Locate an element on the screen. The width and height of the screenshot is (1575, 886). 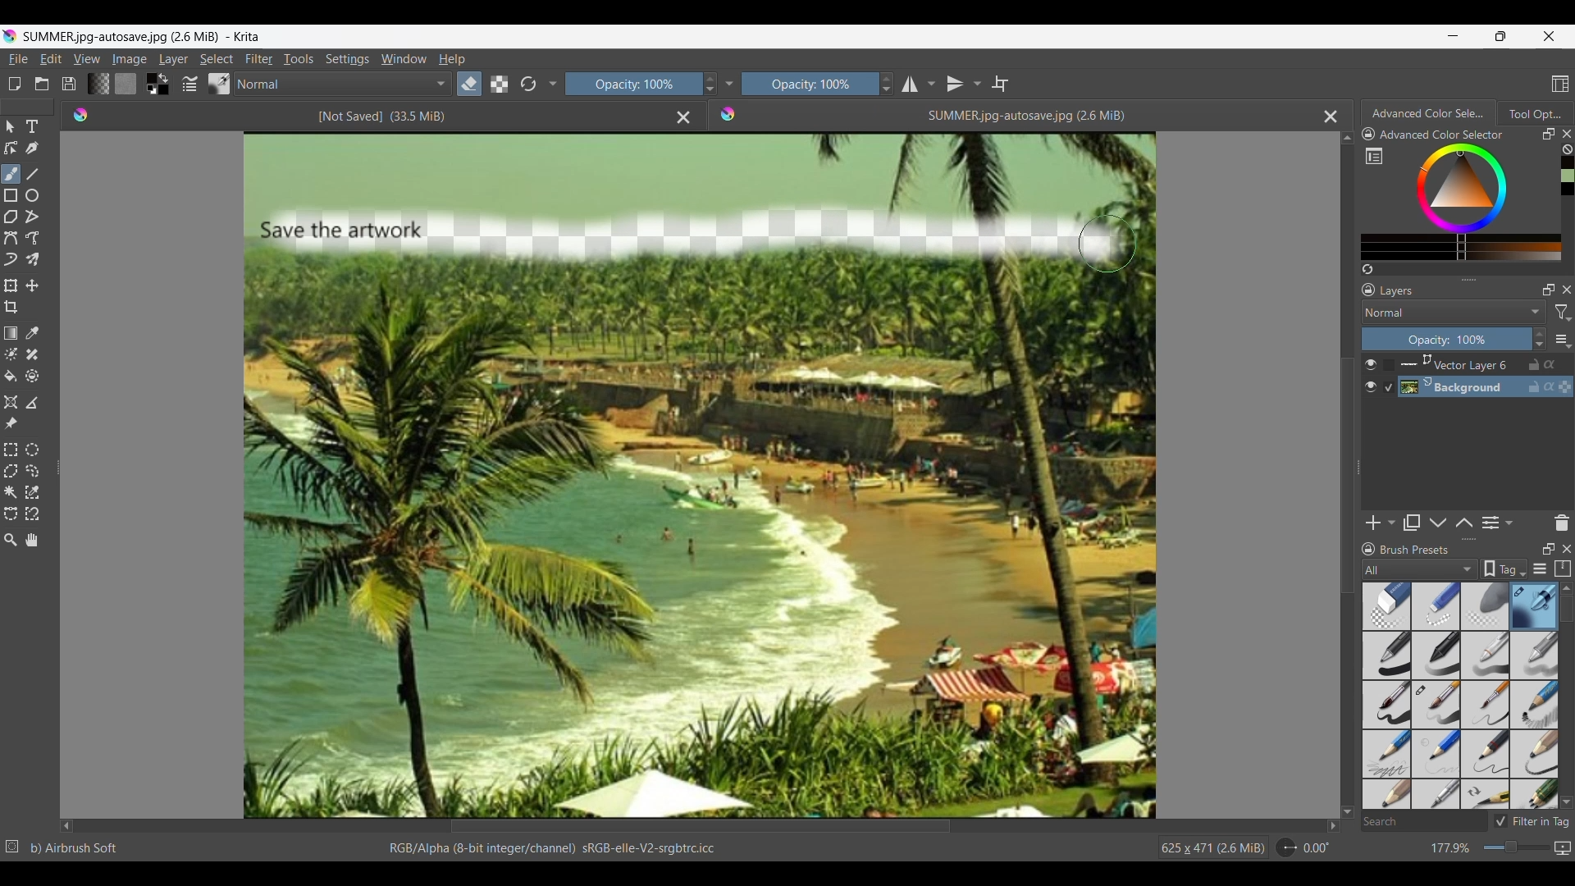
Polyline tool is located at coordinates (32, 217).